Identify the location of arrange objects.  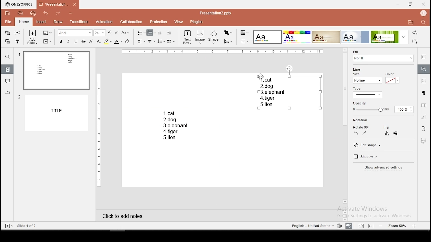
(228, 33).